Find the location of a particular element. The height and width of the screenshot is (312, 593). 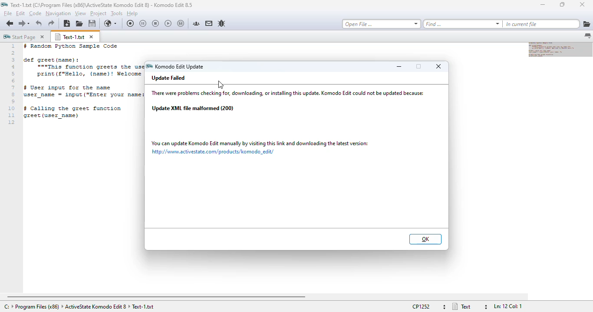

tools is located at coordinates (117, 13).